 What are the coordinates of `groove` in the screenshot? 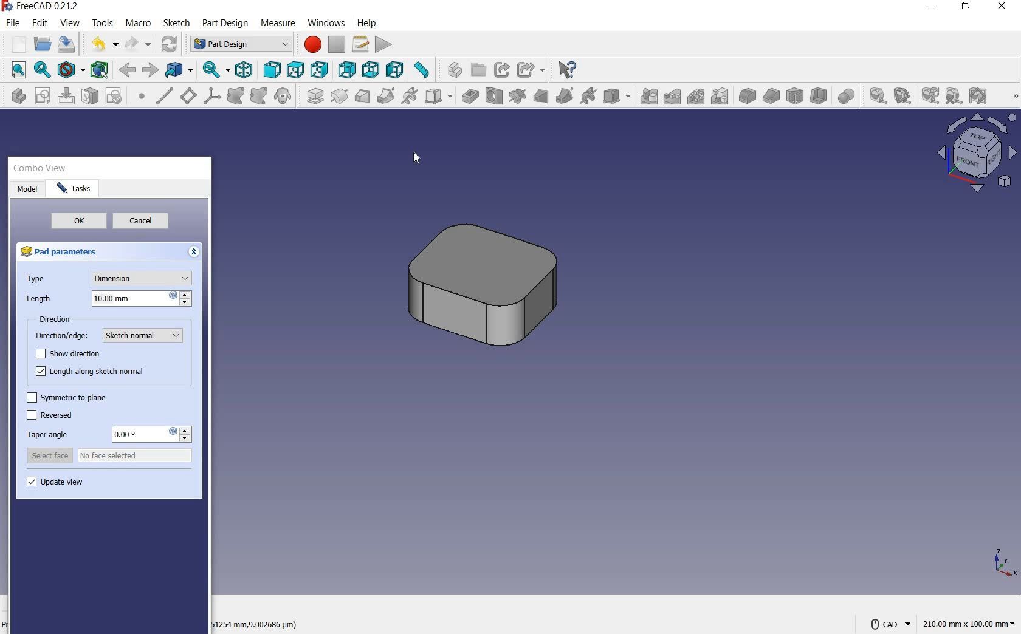 It's located at (517, 95).